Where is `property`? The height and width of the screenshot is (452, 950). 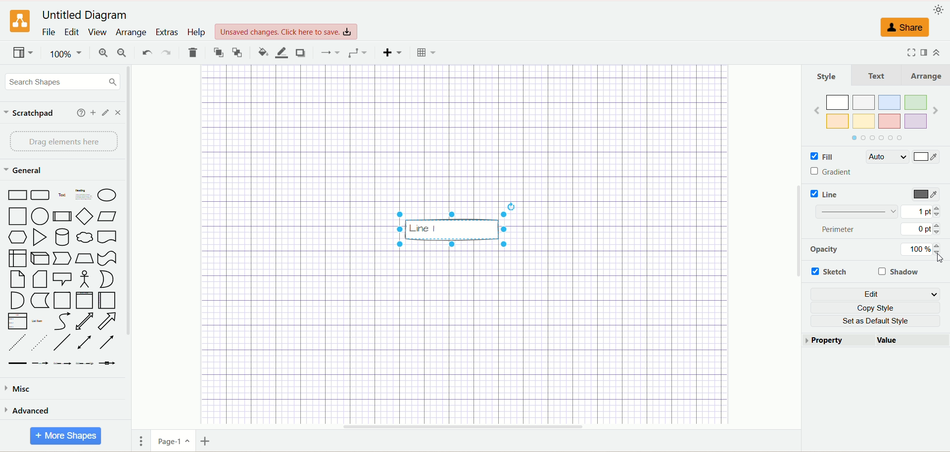
property is located at coordinates (835, 341).